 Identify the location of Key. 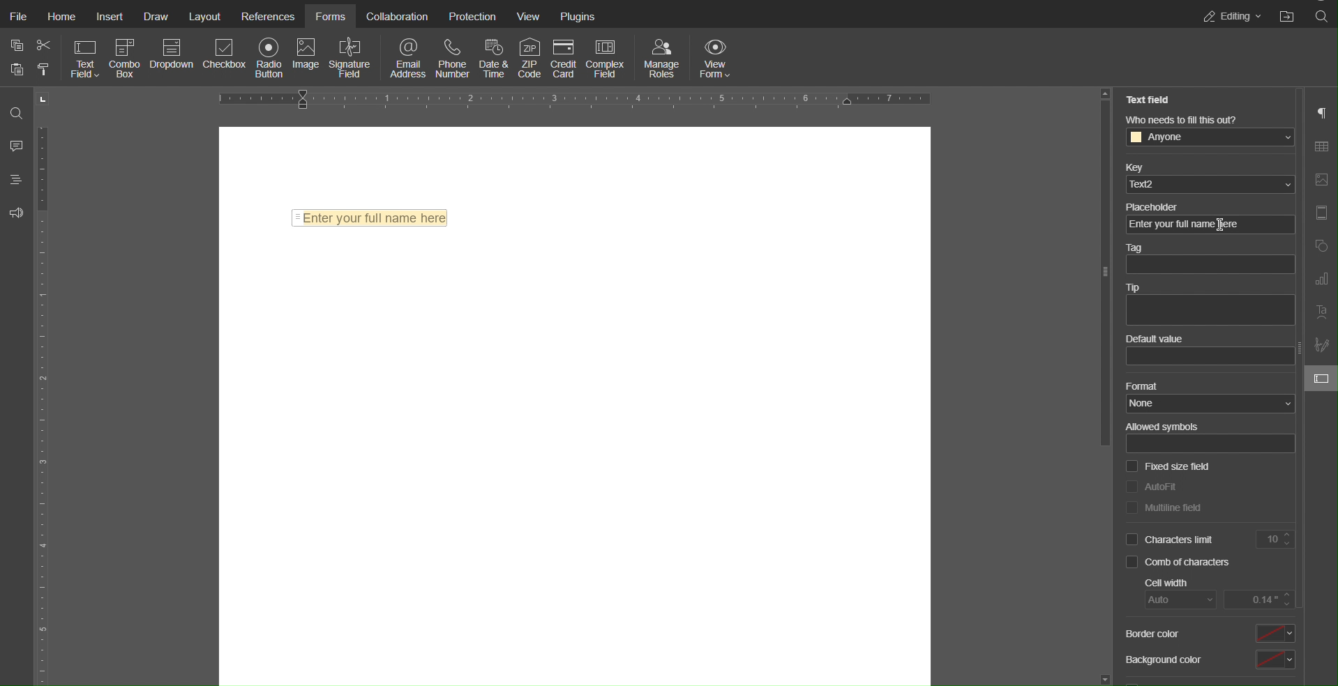
(1207, 177).